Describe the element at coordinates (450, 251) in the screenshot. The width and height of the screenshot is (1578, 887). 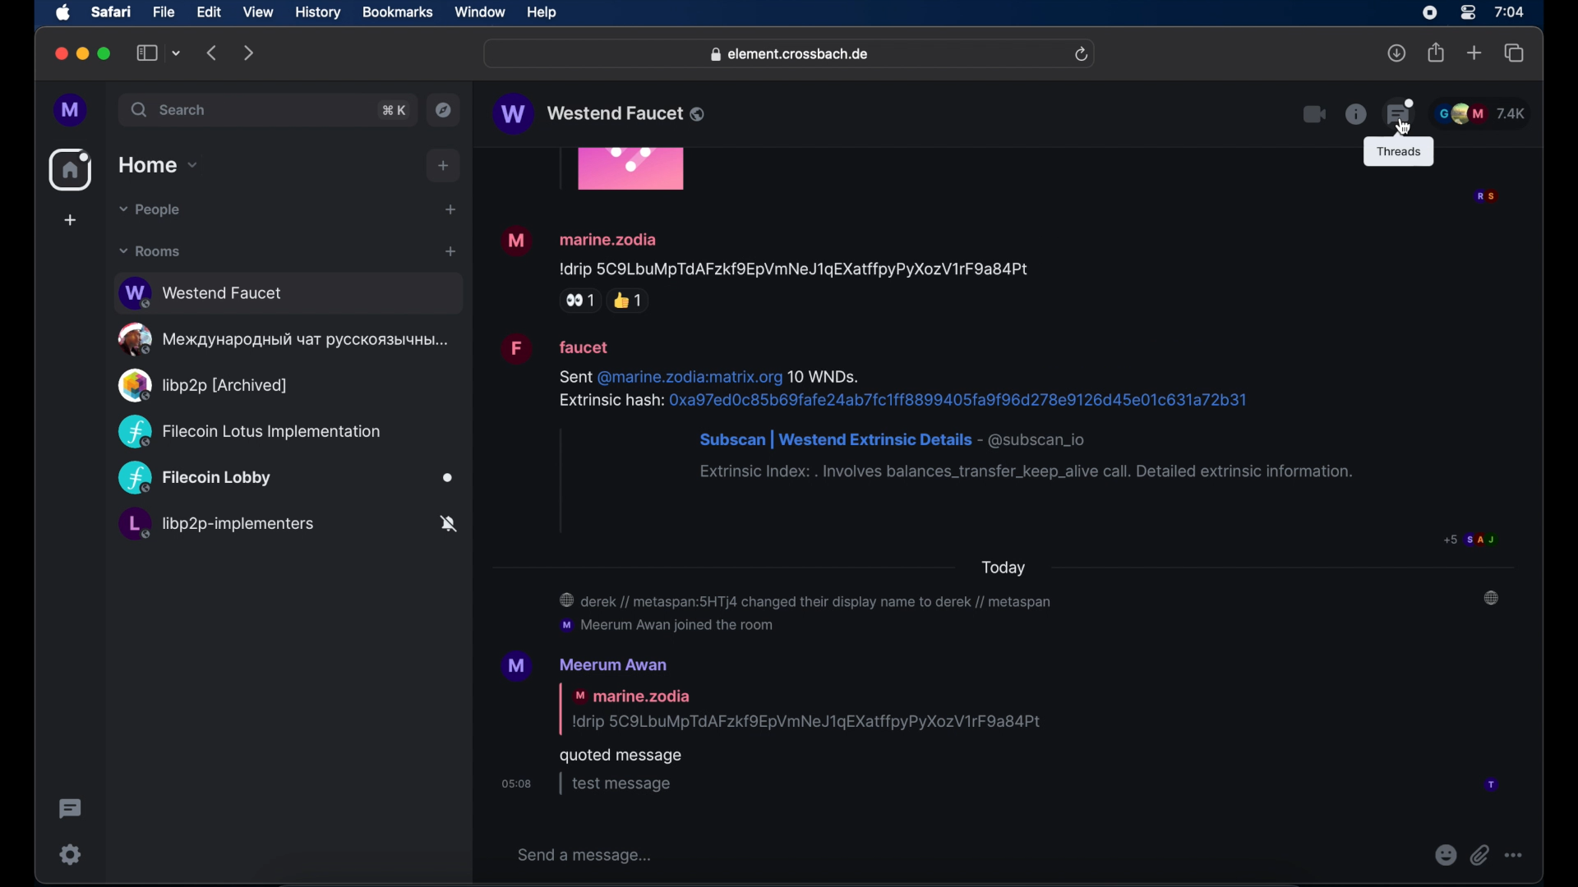
I see `add ` at that location.